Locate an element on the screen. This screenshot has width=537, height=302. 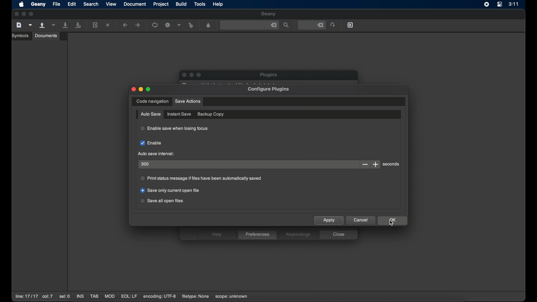
reload the current file is located at coordinates (95, 25).